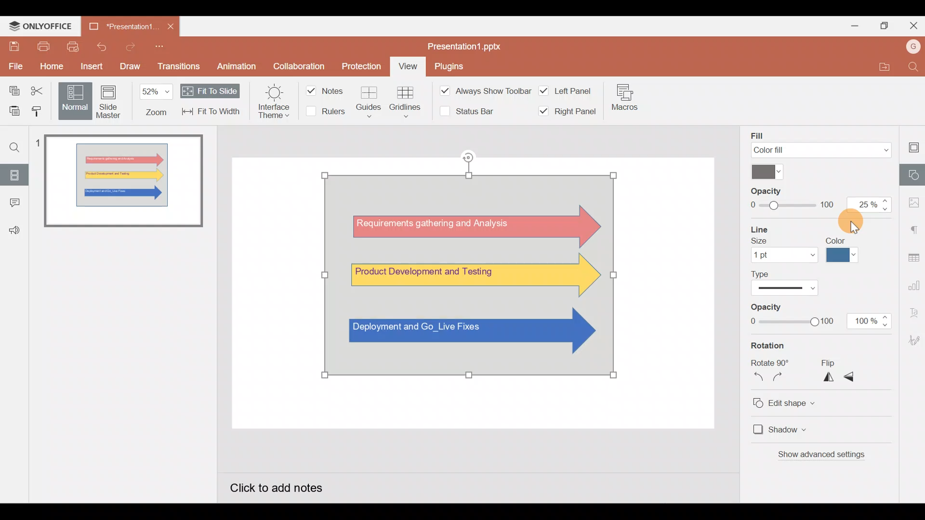 The width and height of the screenshot is (925, 520). I want to click on Account name, so click(911, 48).